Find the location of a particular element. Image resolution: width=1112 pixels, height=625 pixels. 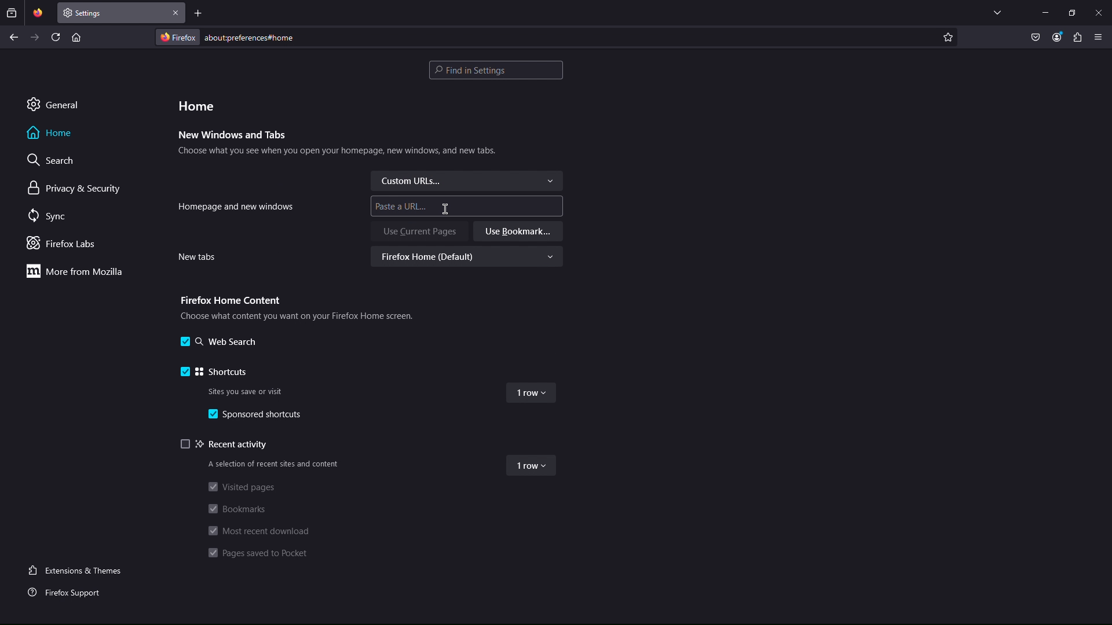

1 row is located at coordinates (533, 395).